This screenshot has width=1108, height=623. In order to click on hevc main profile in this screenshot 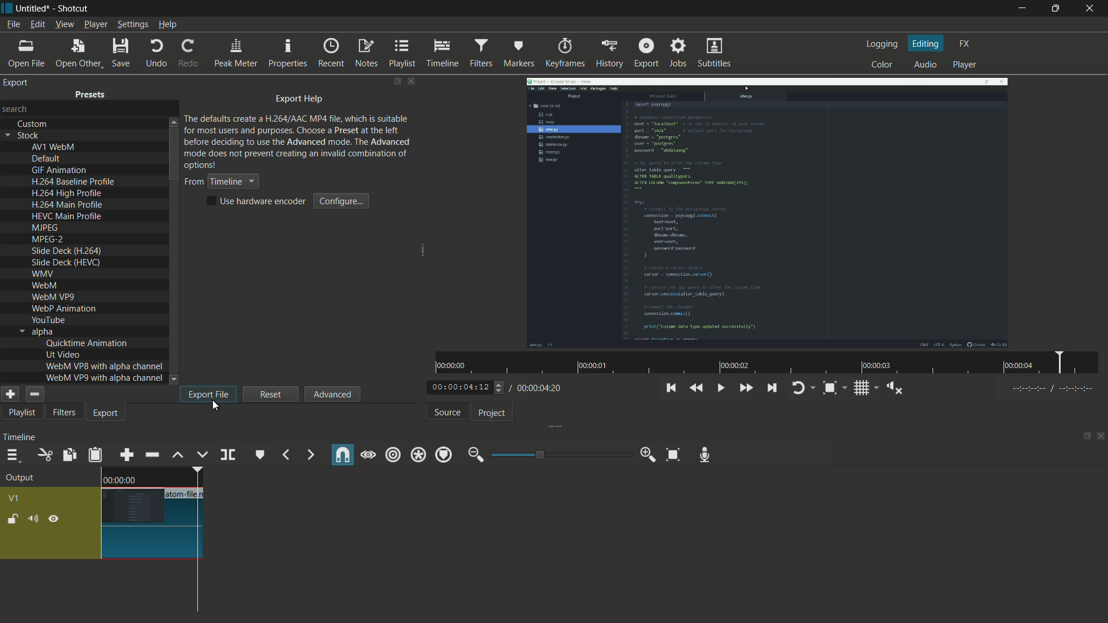, I will do `click(68, 217)`.